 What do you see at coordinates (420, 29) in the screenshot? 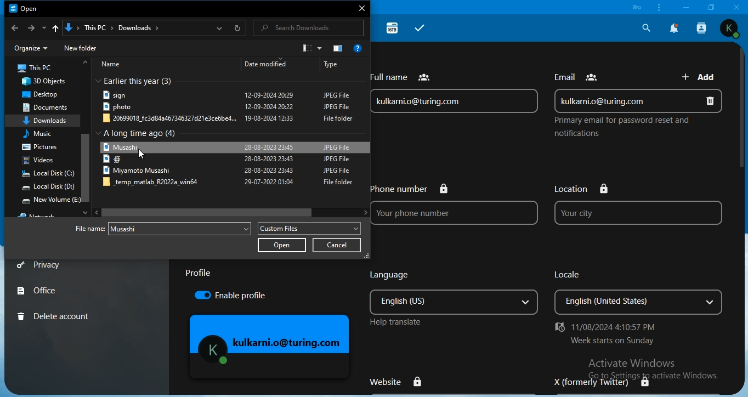
I see `tasks` at bounding box center [420, 29].